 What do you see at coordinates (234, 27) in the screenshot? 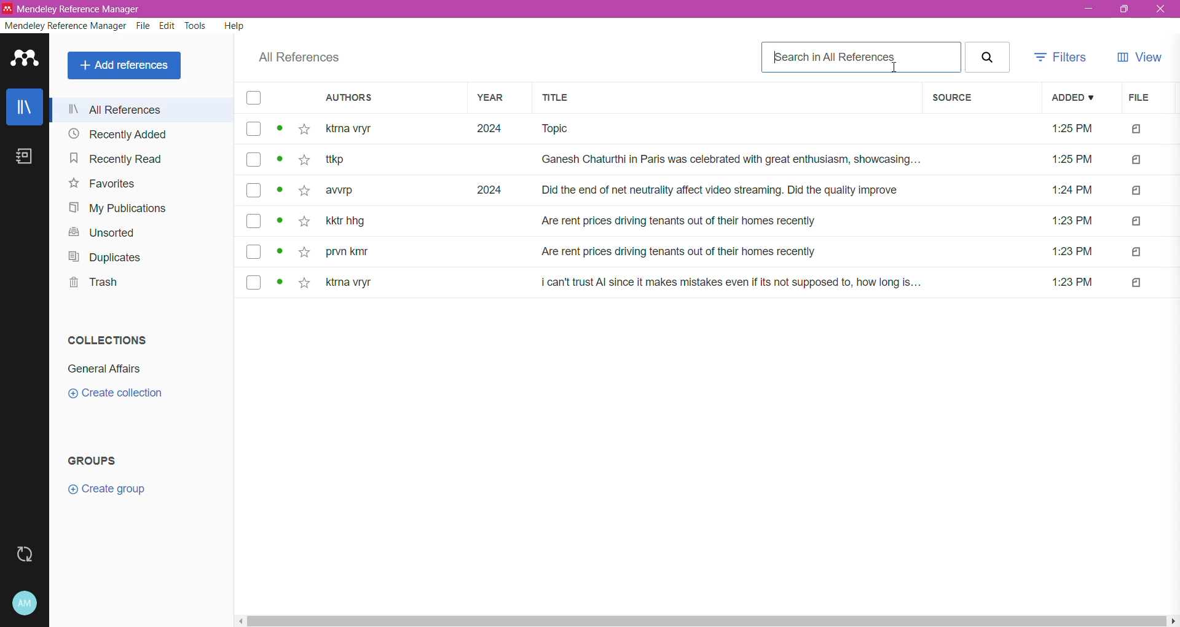
I see `Help` at bounding box center [234, 27].